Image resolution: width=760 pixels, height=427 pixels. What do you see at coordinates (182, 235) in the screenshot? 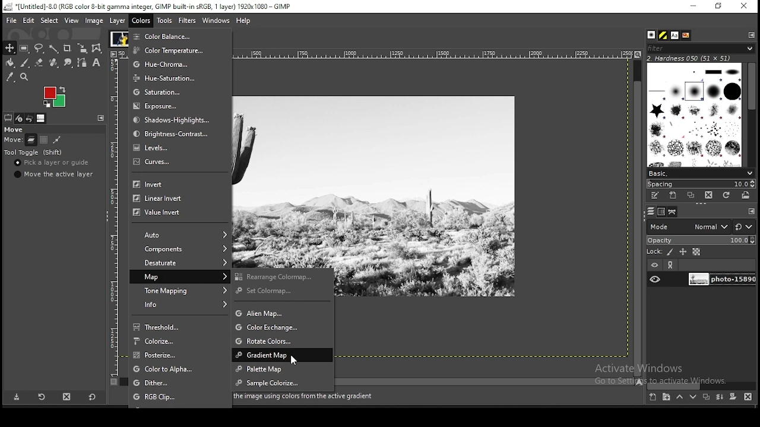
I see `auto` at bounding box center [182, 235].